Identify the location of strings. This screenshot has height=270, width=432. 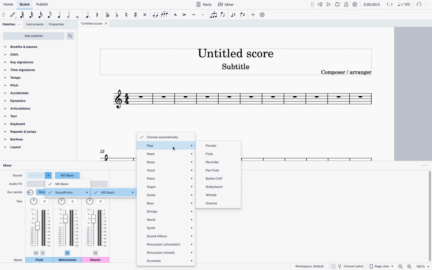
(169, 211).